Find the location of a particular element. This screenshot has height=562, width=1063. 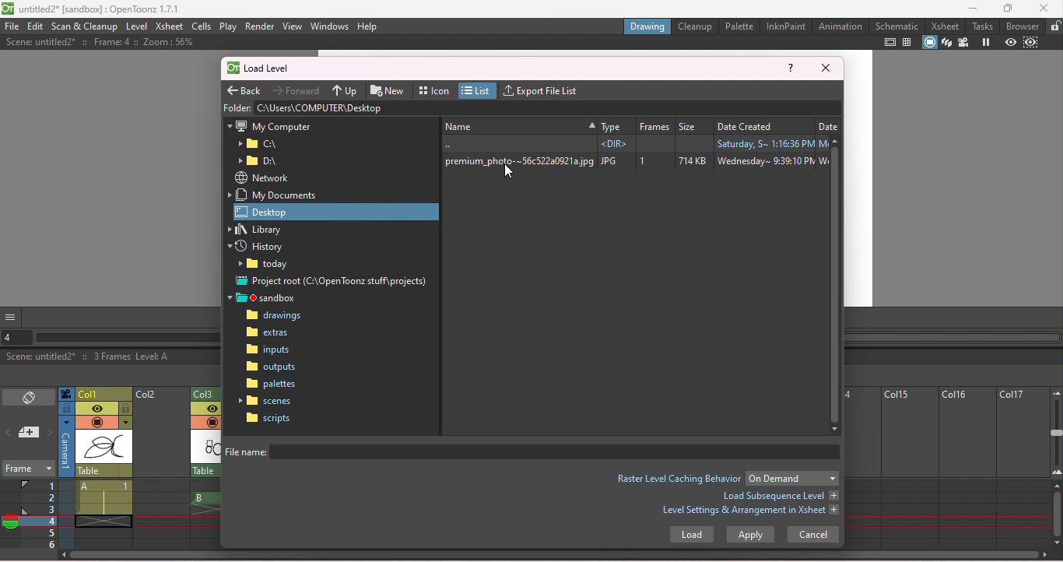

Scenes is located at coordinates (268, 400).